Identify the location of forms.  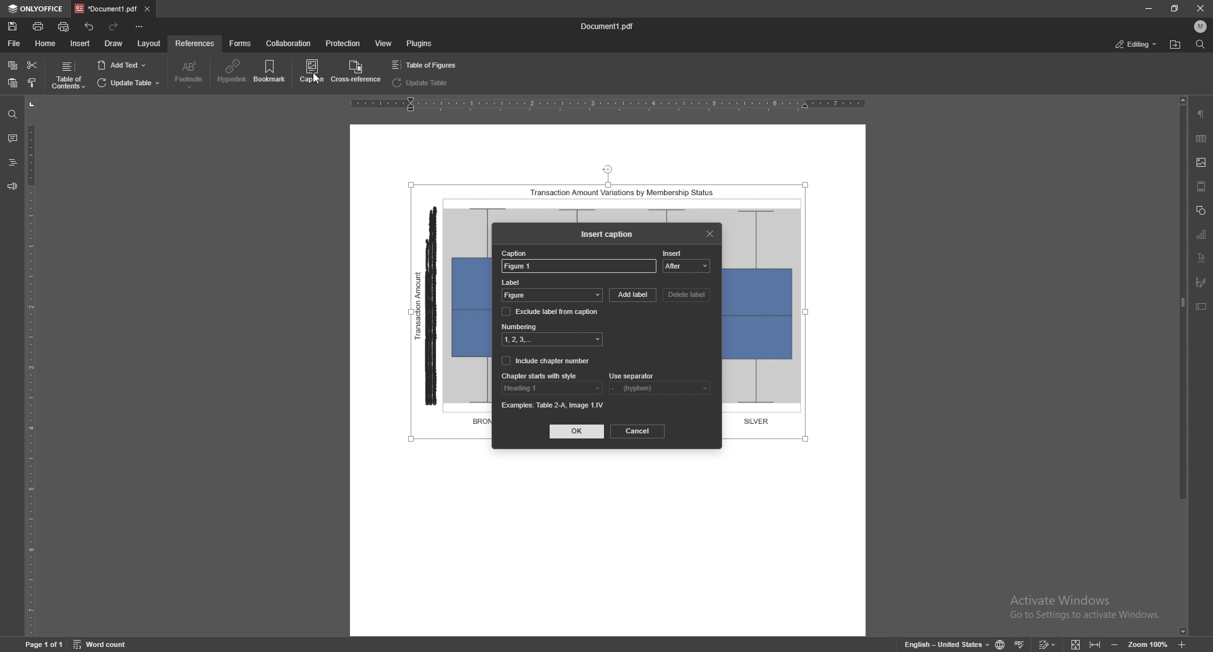
(241, 44).